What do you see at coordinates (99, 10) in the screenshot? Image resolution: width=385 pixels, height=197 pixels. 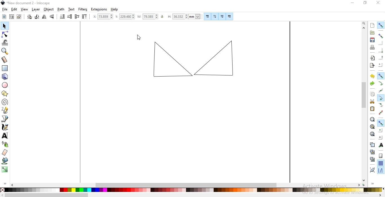 I see `extensions` at bounding box center [99, 10].